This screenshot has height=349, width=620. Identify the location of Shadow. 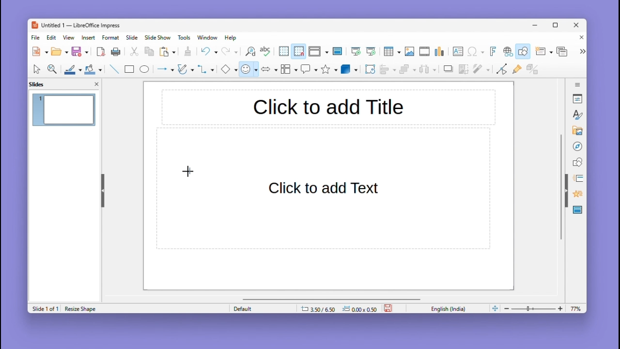
(449, 71).